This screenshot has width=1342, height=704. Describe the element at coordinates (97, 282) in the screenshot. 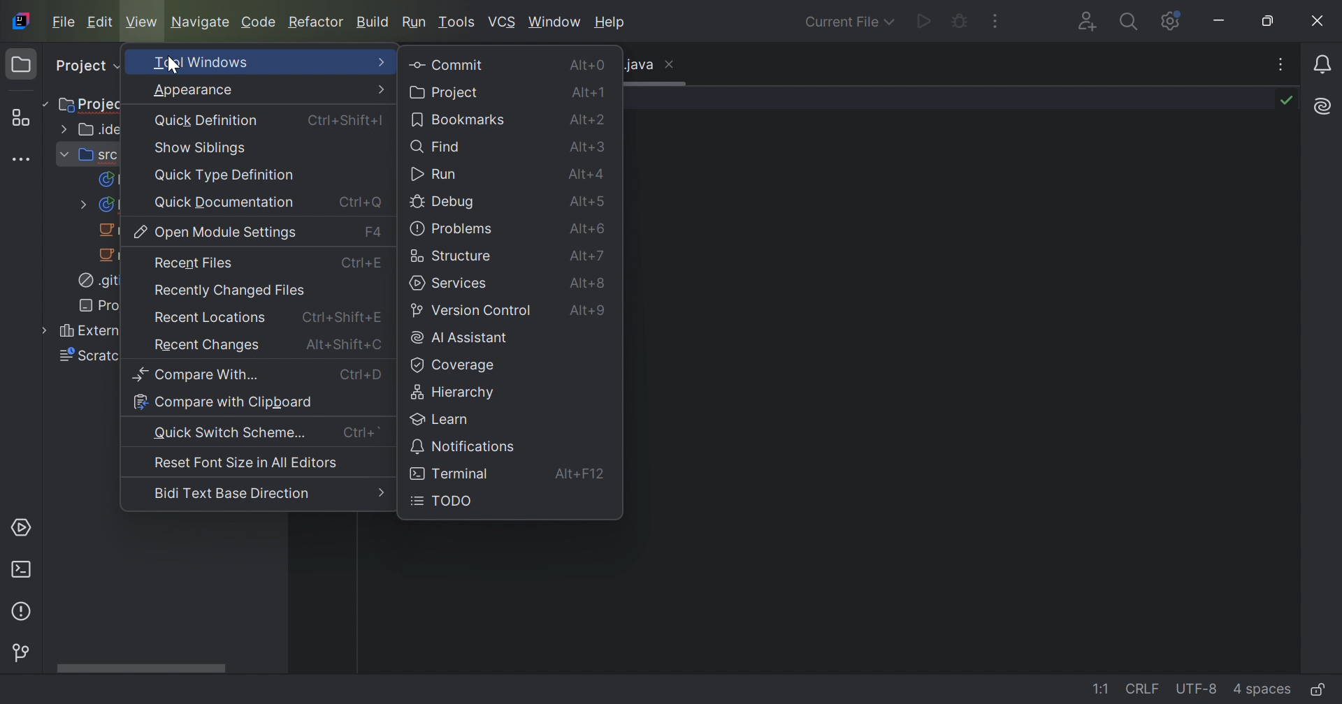

I see `.gitignore` at that location.